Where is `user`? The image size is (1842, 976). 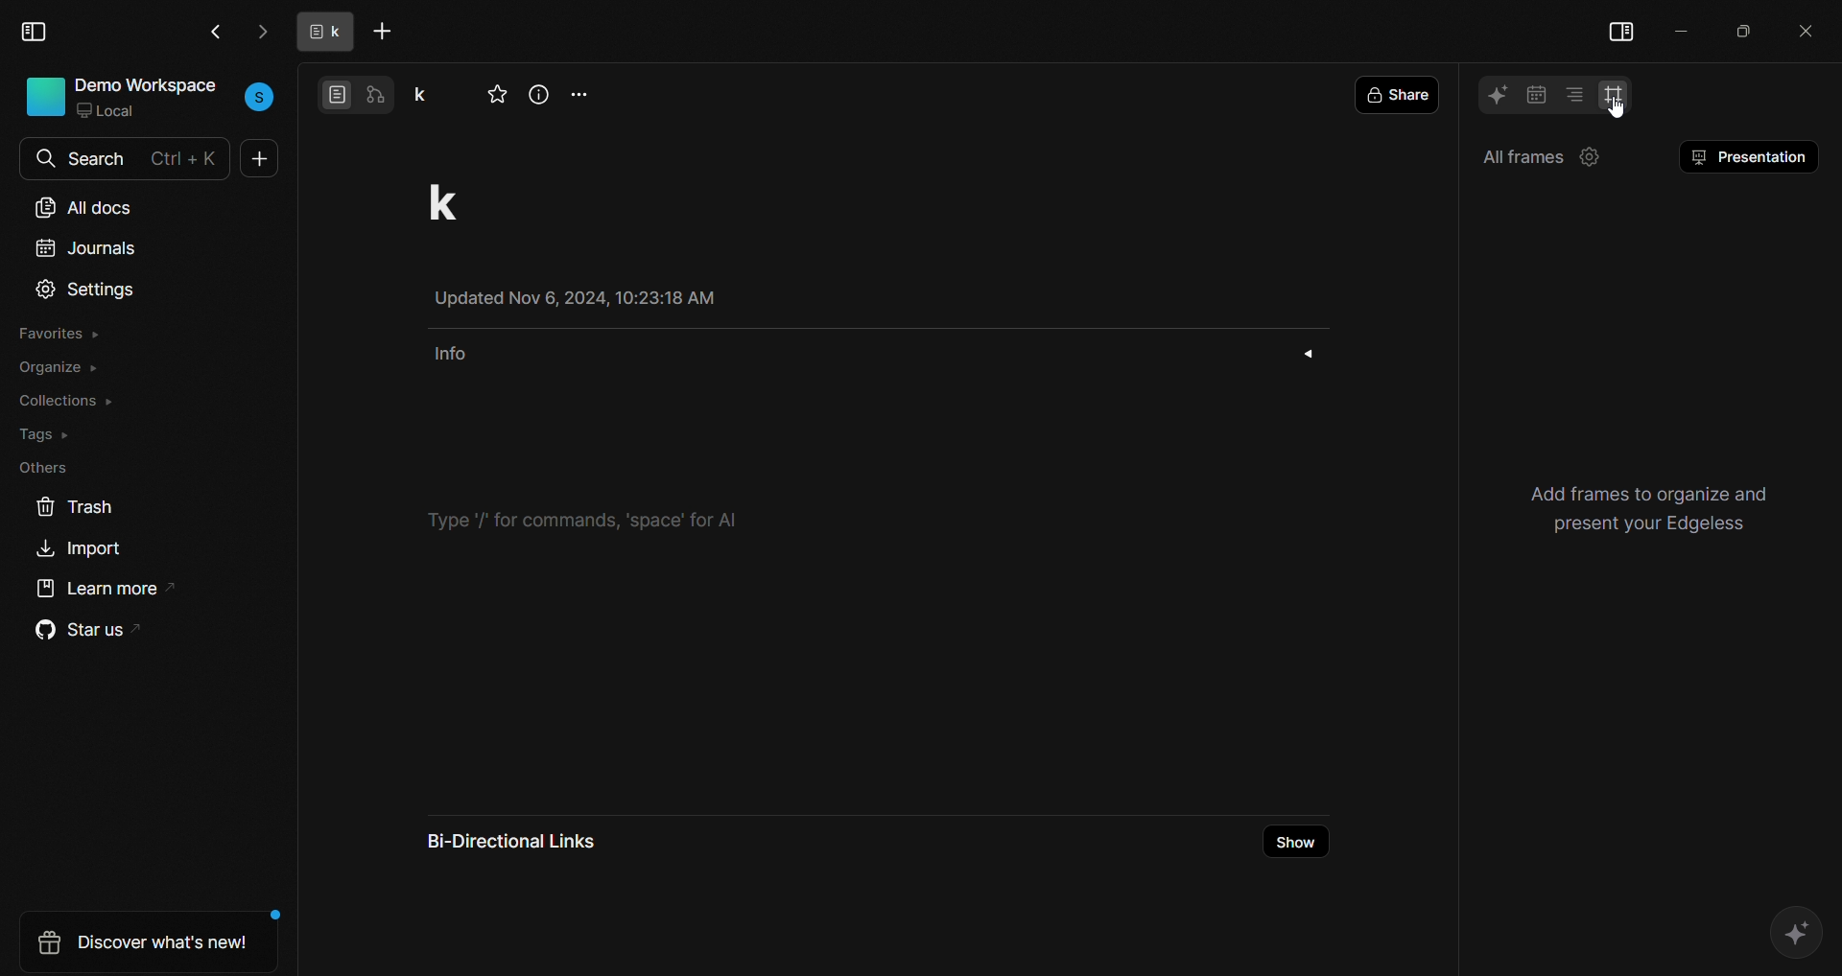
user is located at coordinates (261, 96).